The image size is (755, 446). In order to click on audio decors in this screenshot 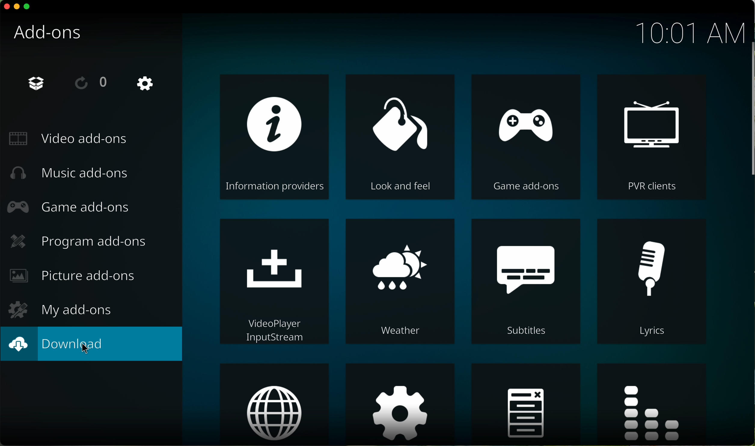, I will do `click(654, 405)`.